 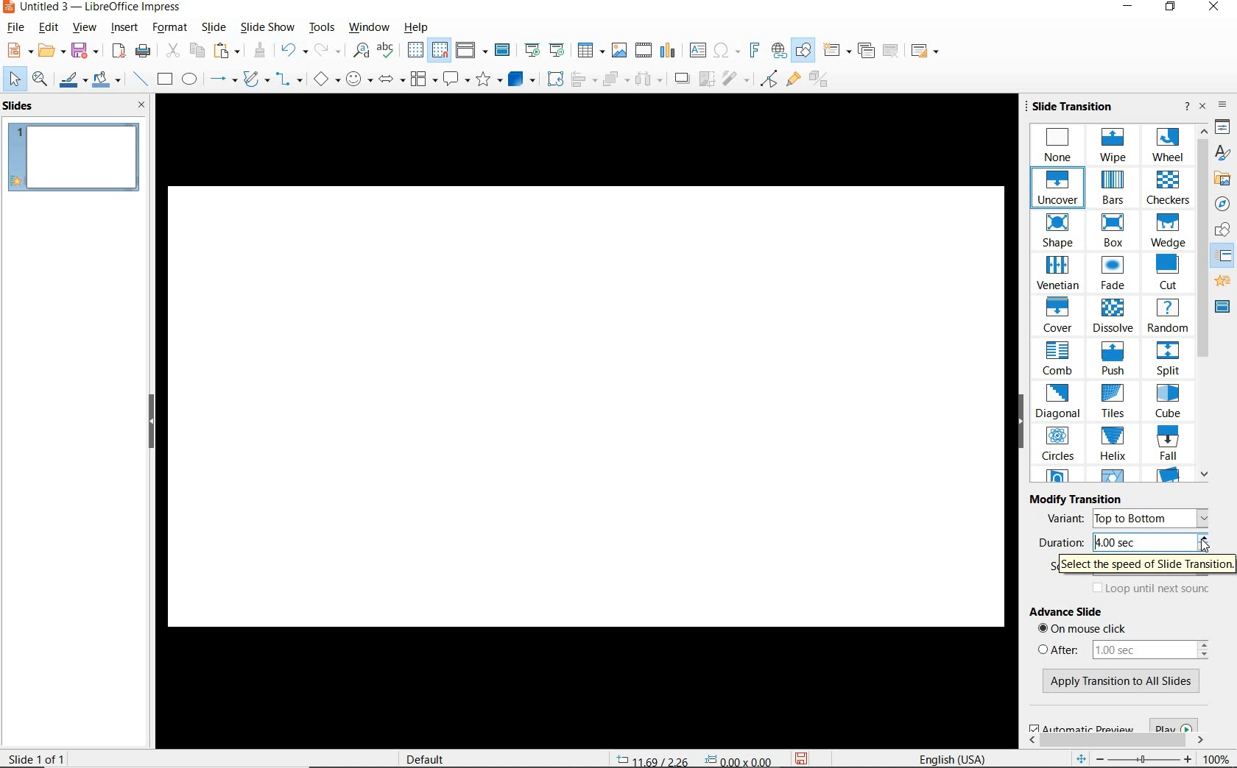 What do you see at coordinates (923, 51) in the screenshot?
I see `SLIDE LAYOUT` at bounding box center [923, 51].